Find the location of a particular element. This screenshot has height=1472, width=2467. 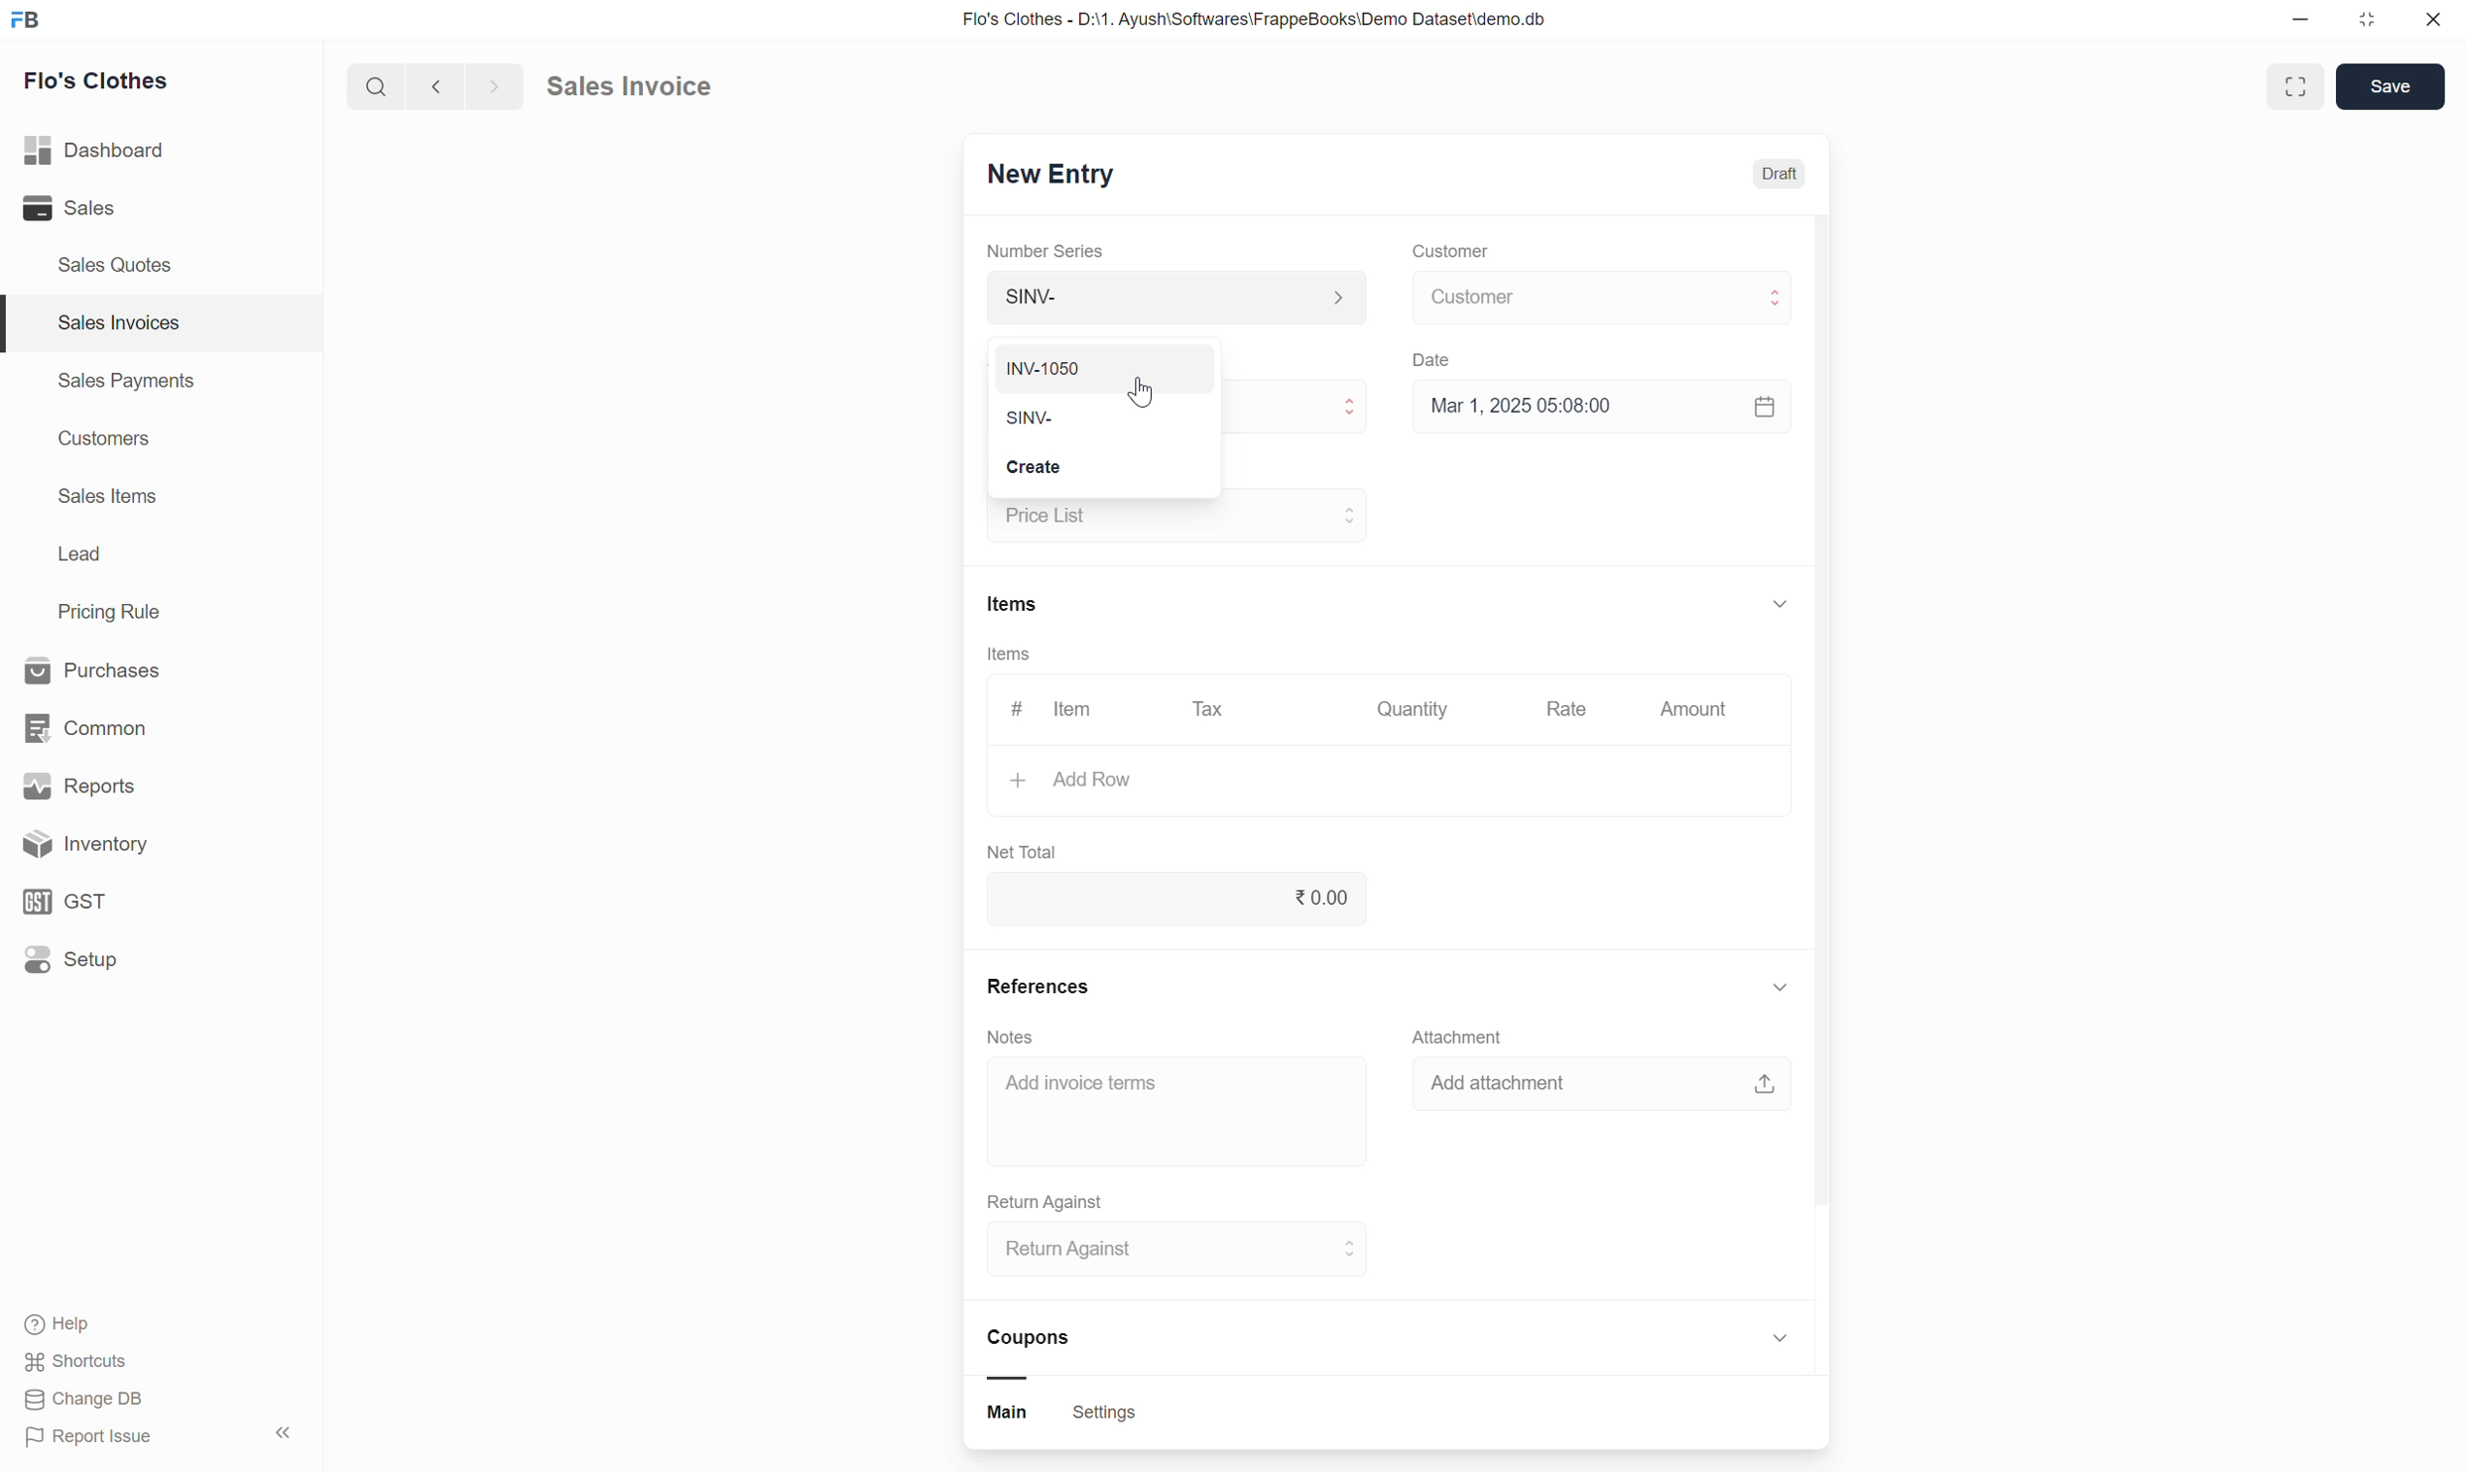

Number Series is located at coordinates (1048, 253).